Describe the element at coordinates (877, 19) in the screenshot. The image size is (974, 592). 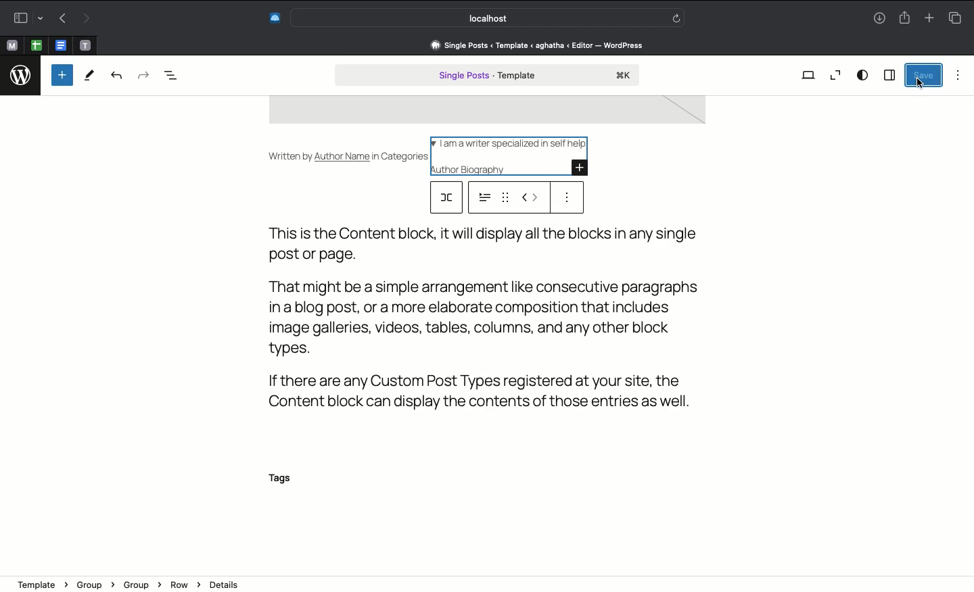
I see `Download` at that location.